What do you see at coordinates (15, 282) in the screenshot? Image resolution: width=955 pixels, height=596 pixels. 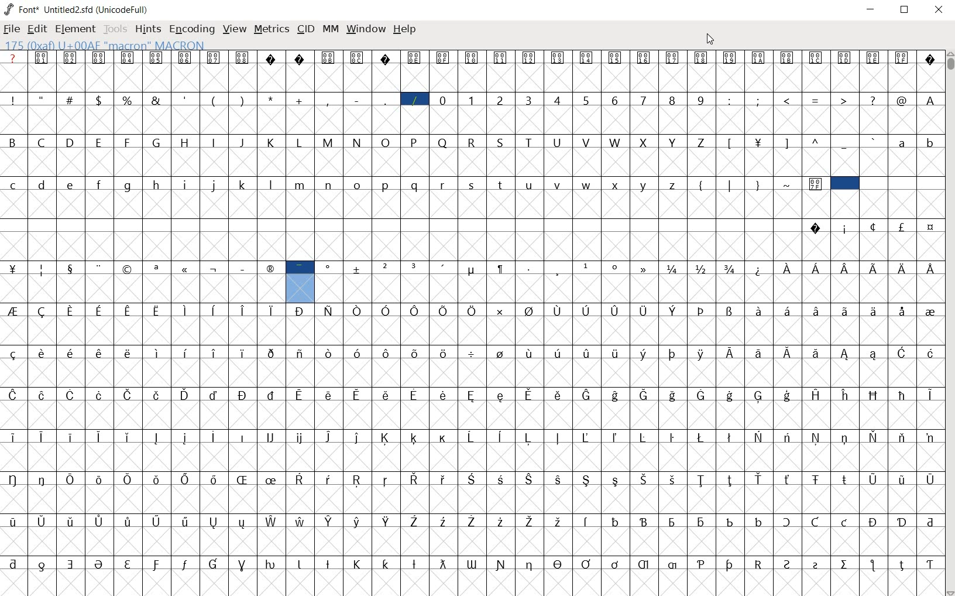 I see `currency (yen)` at bounding box center [15, 282].